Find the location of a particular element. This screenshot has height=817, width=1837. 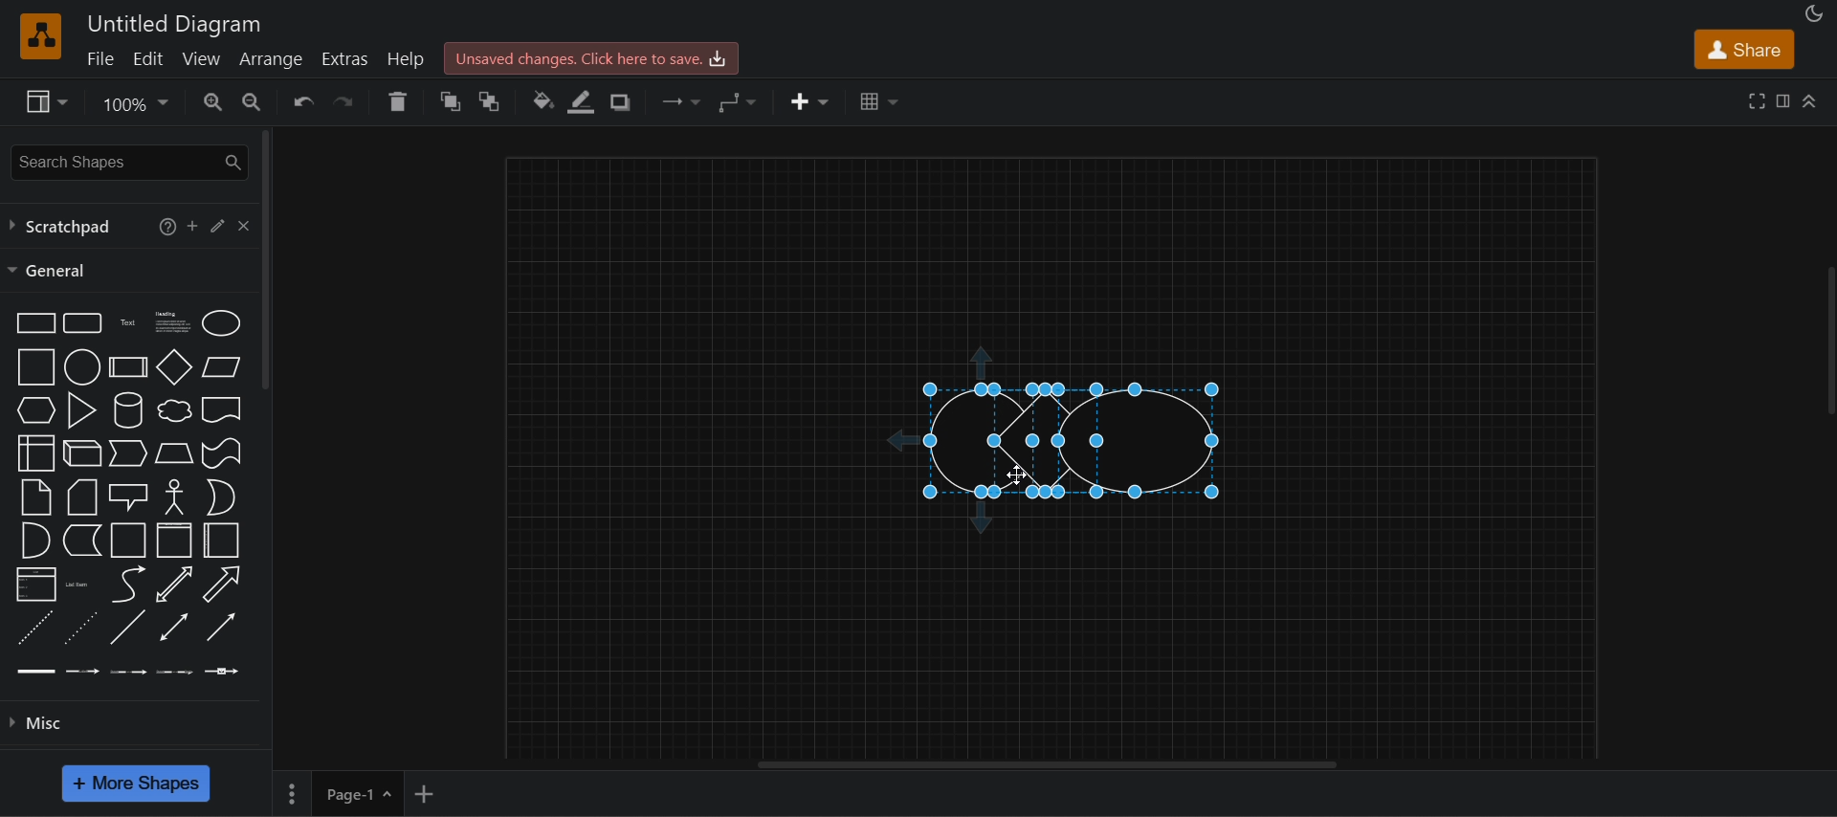

heading is located at coordinates (171, 320).